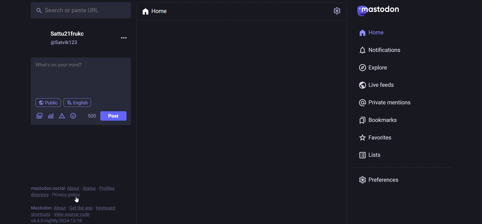 This screenshot has width=482, height=224. What do you see at coordinates (62, 116) in the screenshot?
I see `content warning` at bounding box center [62, 116].